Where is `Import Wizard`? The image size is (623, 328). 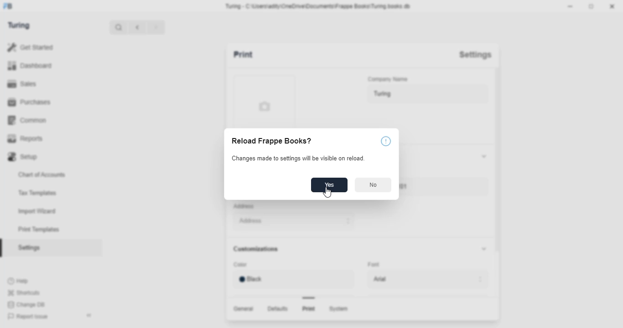
Import Wizard is located at coordinates (42, 211).